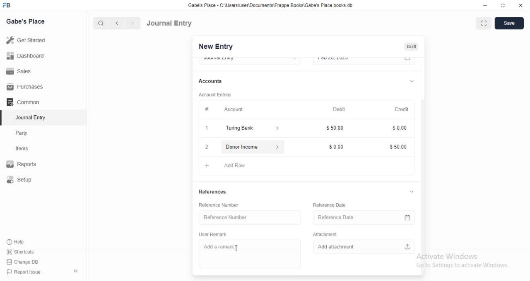 Image resolution: width=530 pixels, height=281 pixels. What do you see at coordinates (398, 129) in the screenshot?
I see `$000` at bounding box center [398, 129].